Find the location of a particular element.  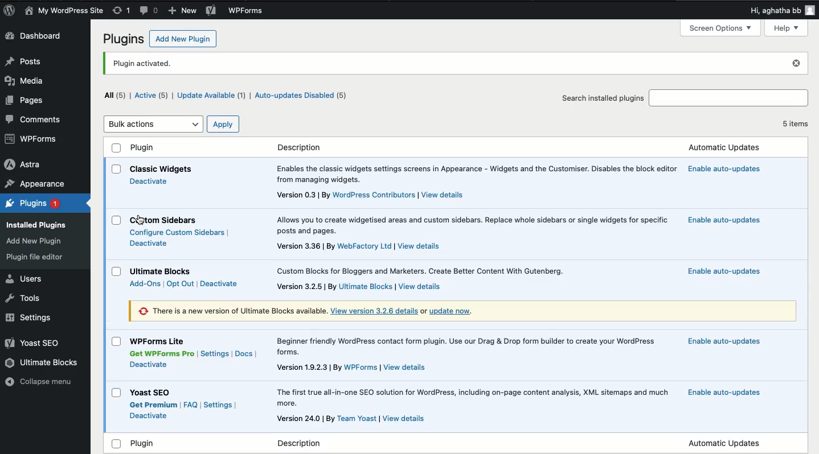

view details is located at coordinates (443, 196).